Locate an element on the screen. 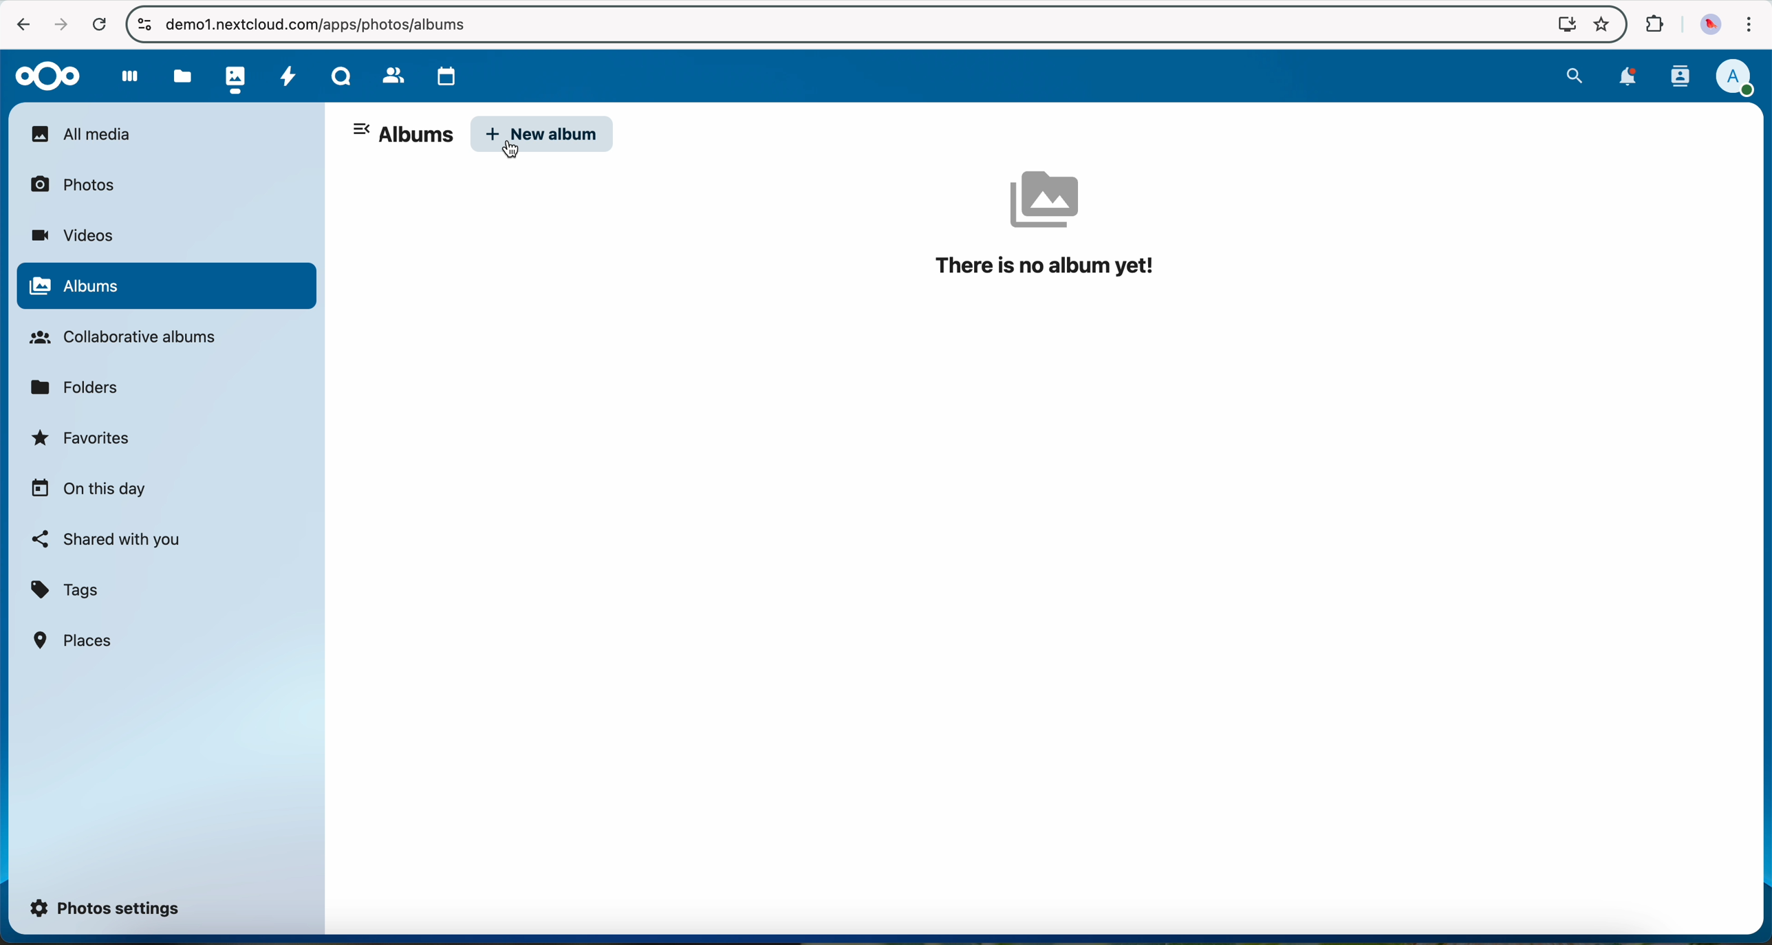  hide sidebar is located at coordinates (363, 131).